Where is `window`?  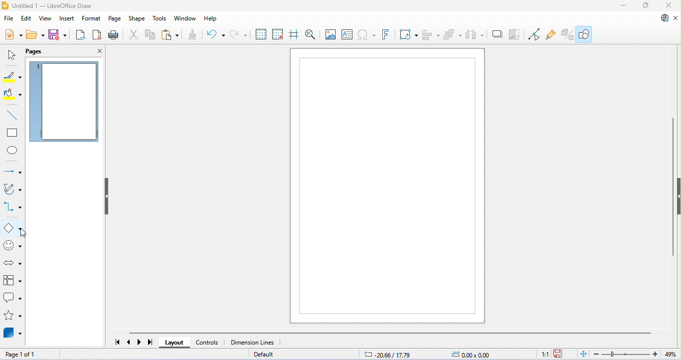 window is located at coordinates (185, 18).